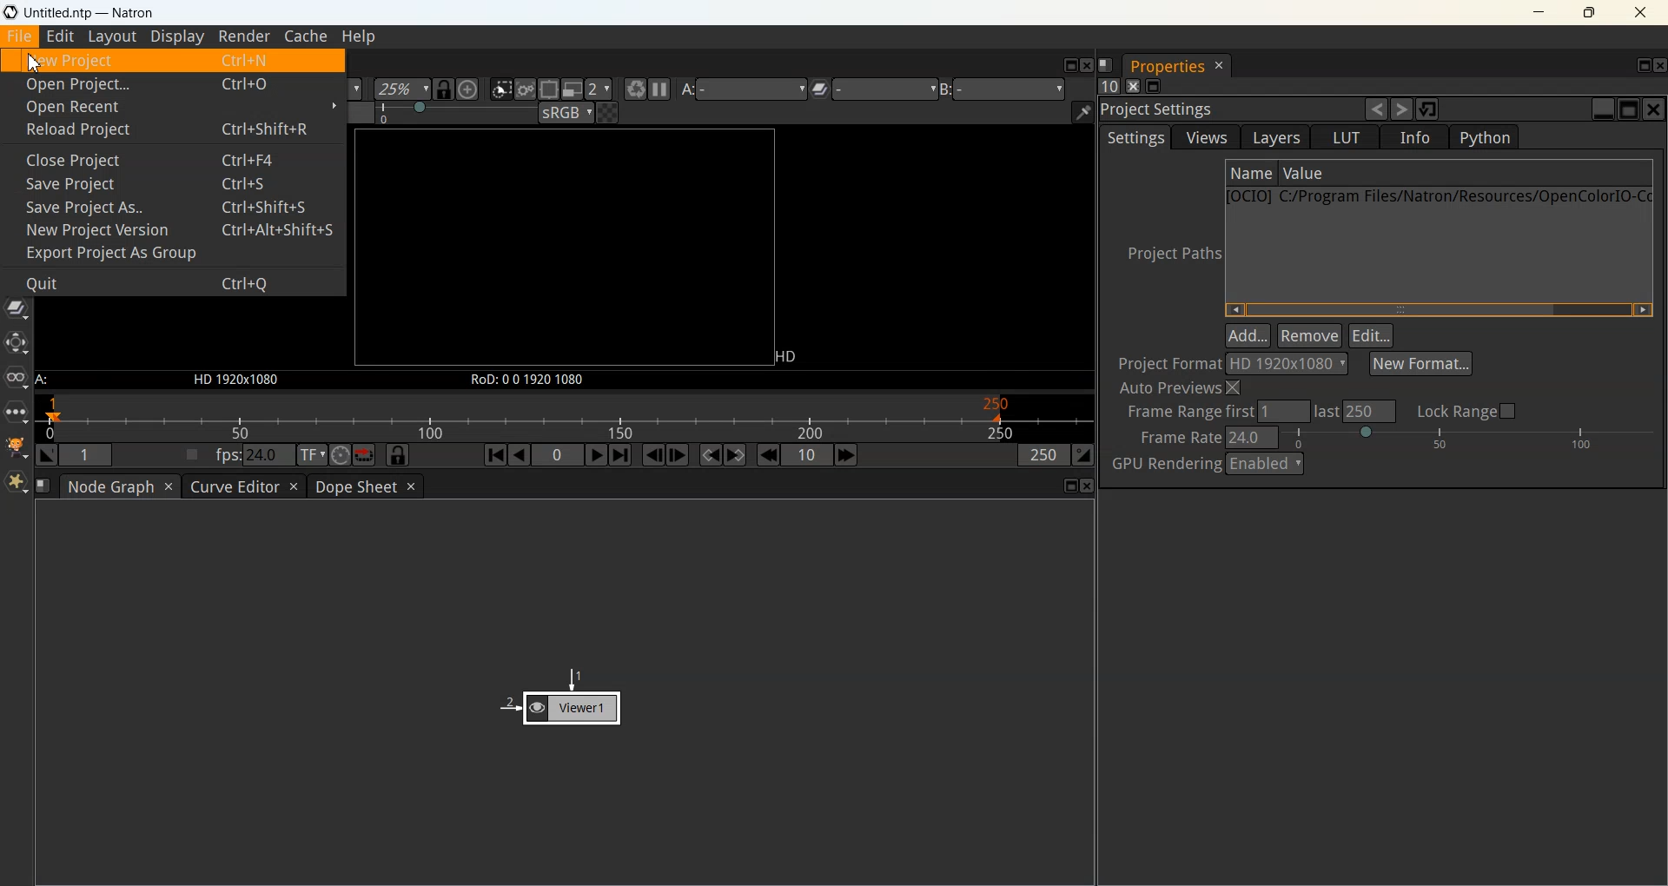  I want to click on Redo, so click(1401, 109).